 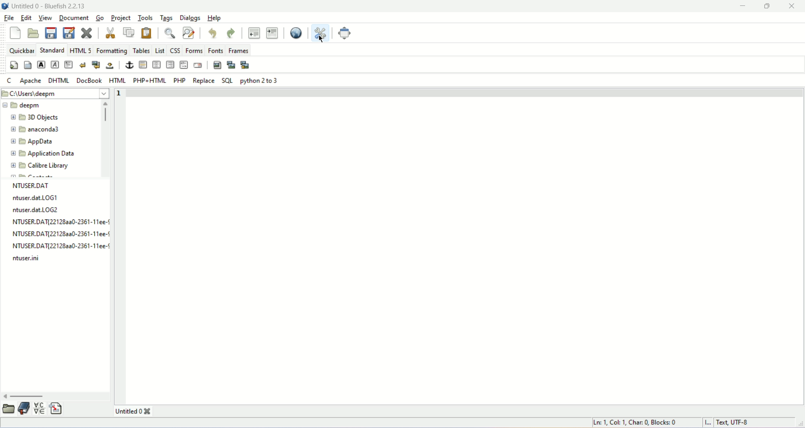 What do you see at coordinates (216, 50) in the screenshot?
I see `fonts` at bounding box center [216, 50].